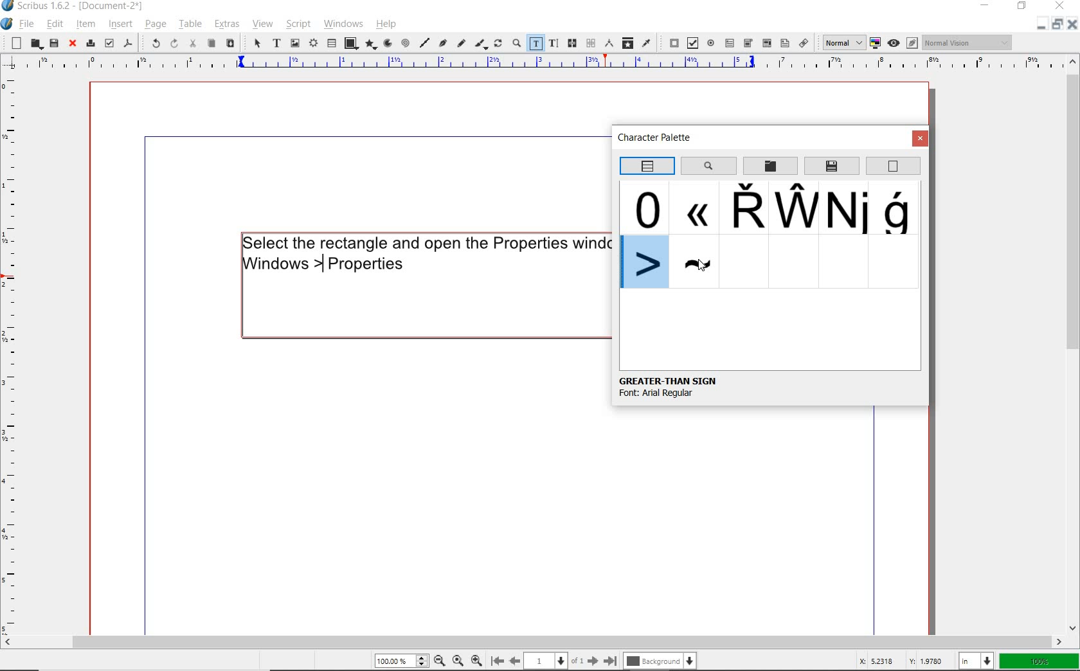  I want to click on got to previous page, so click(515, 661).